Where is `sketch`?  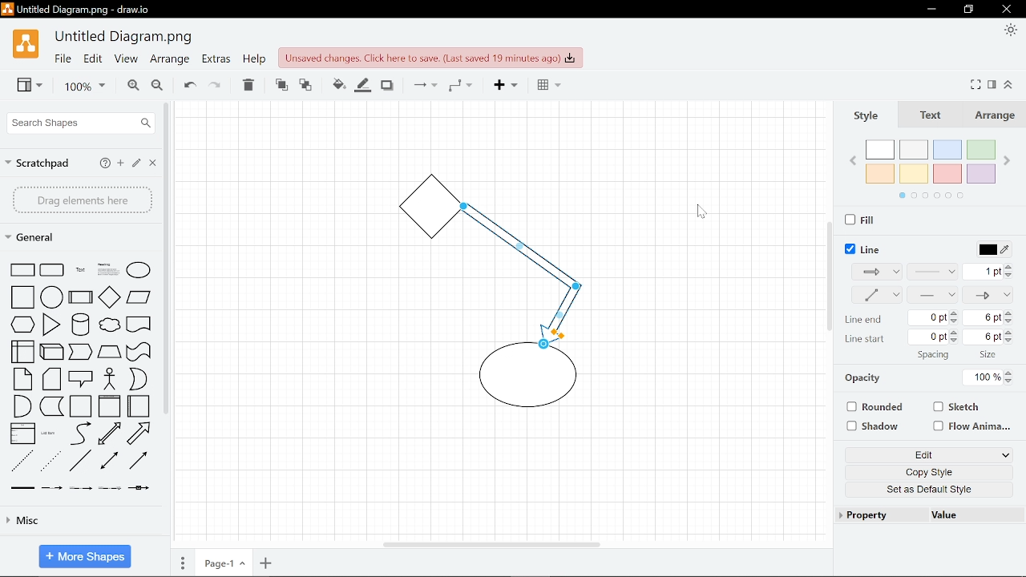
sketch is located at coordinates (956, 408).